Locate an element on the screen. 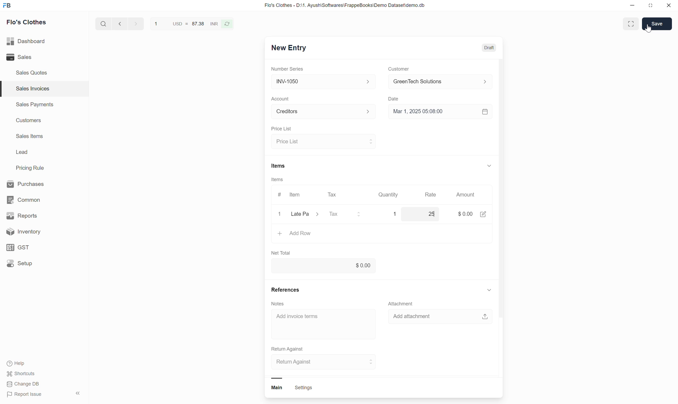 The image size is (678, 404). Attachment is located at coordinates (402, 302).